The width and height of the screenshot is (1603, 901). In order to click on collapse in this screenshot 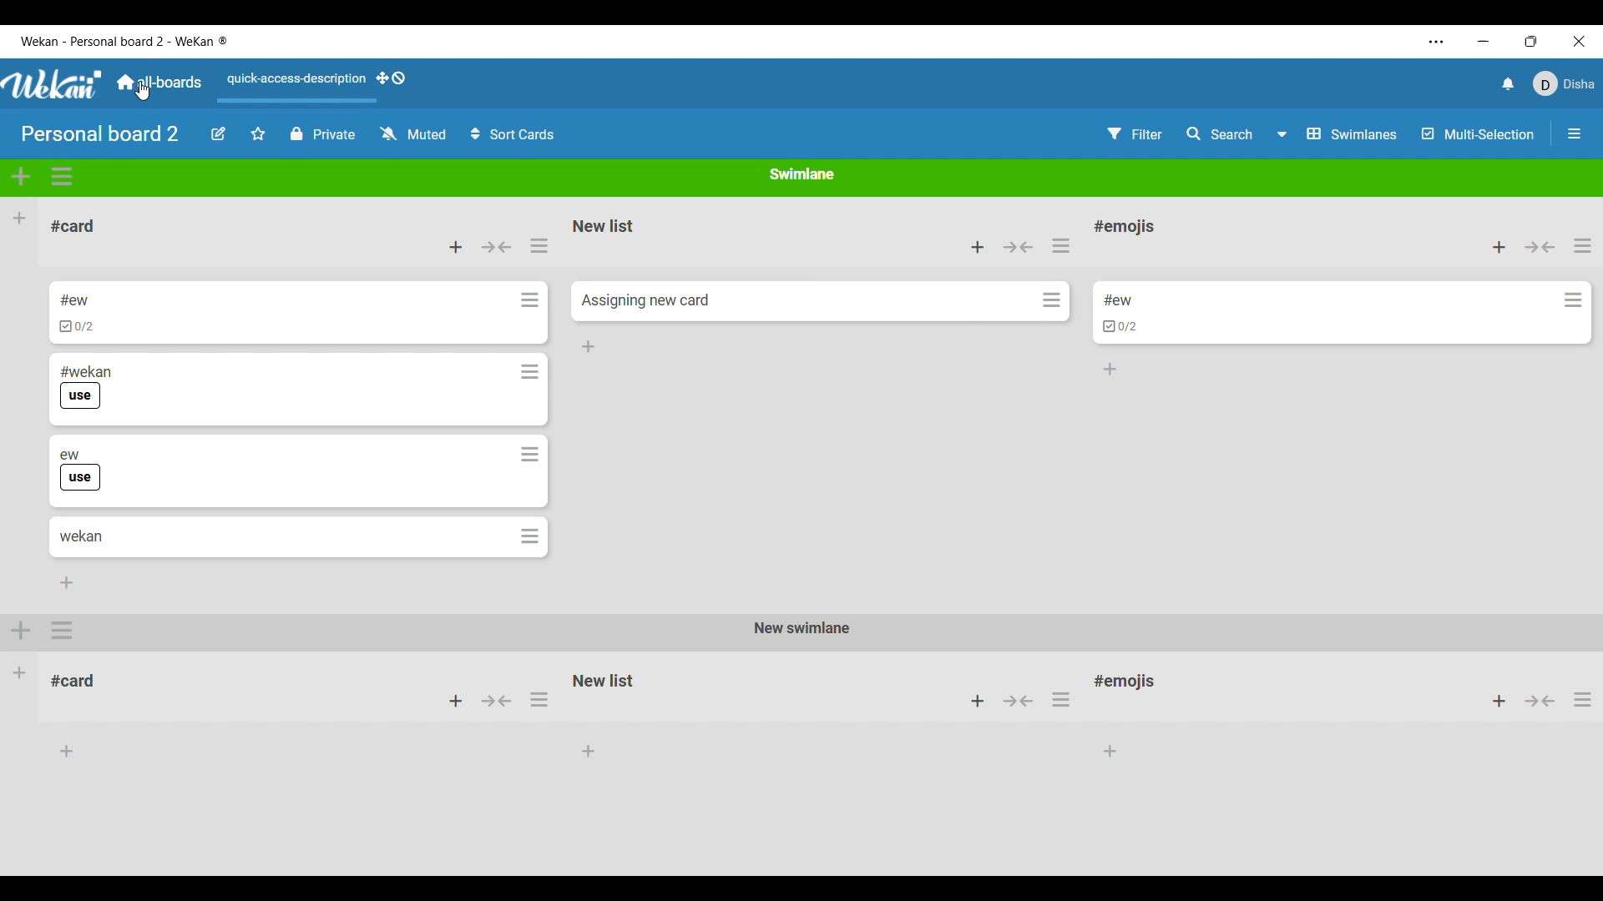, I will do `click(1545, 703)`.